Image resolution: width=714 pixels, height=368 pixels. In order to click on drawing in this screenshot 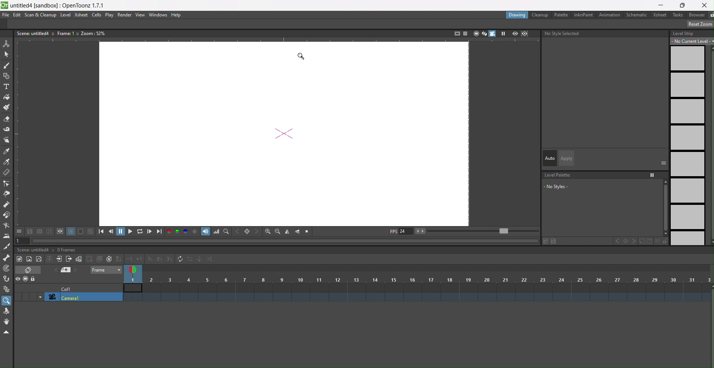, I will do `click(517, 15)`.